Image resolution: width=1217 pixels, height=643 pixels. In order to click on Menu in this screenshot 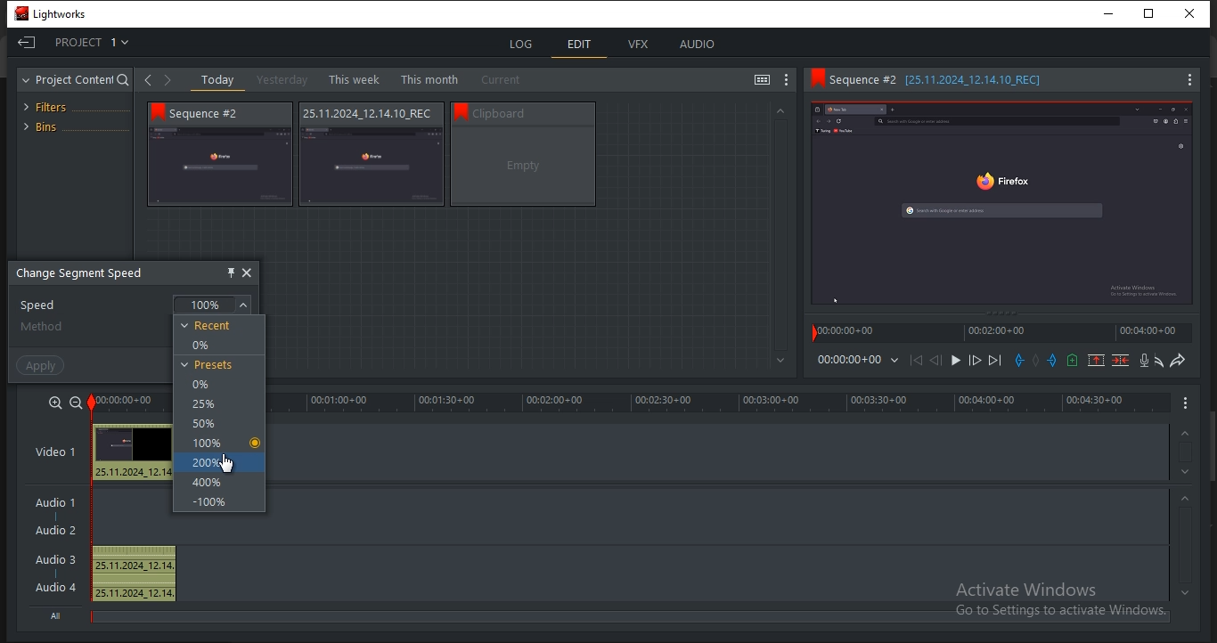, I will do `click(1184, 79)`.